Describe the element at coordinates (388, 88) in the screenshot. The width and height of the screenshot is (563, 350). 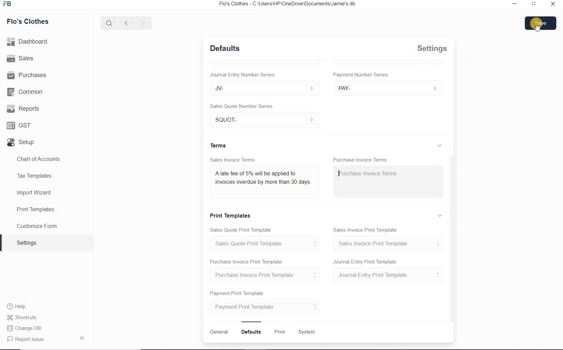
I see `PAY` at that location.